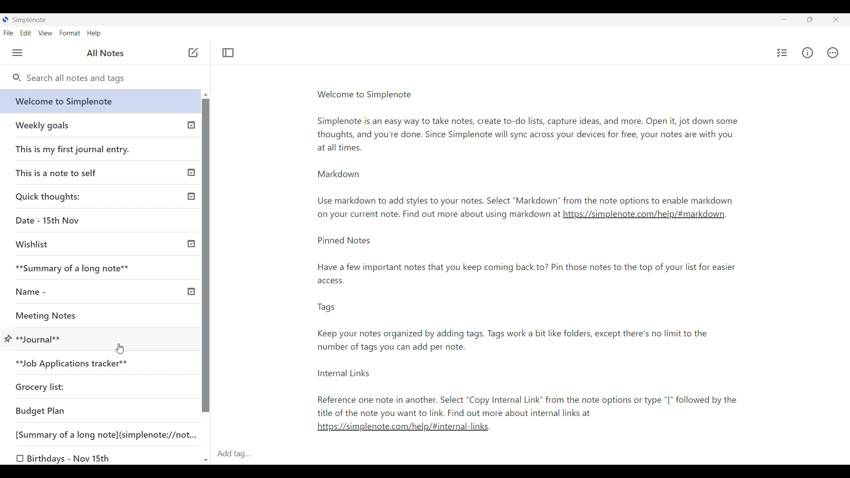  What do you see at coordinates (402, 426) in the screenshot?
I see `link2` at bounding box center [402, 426].